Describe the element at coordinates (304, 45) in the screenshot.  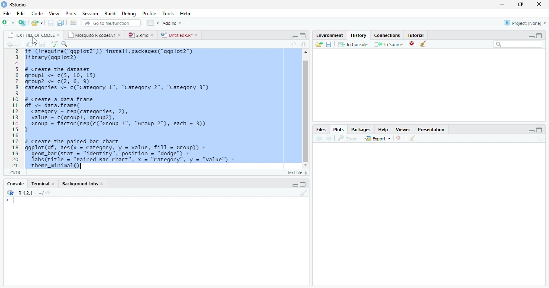
I see `go to next section` at that location.